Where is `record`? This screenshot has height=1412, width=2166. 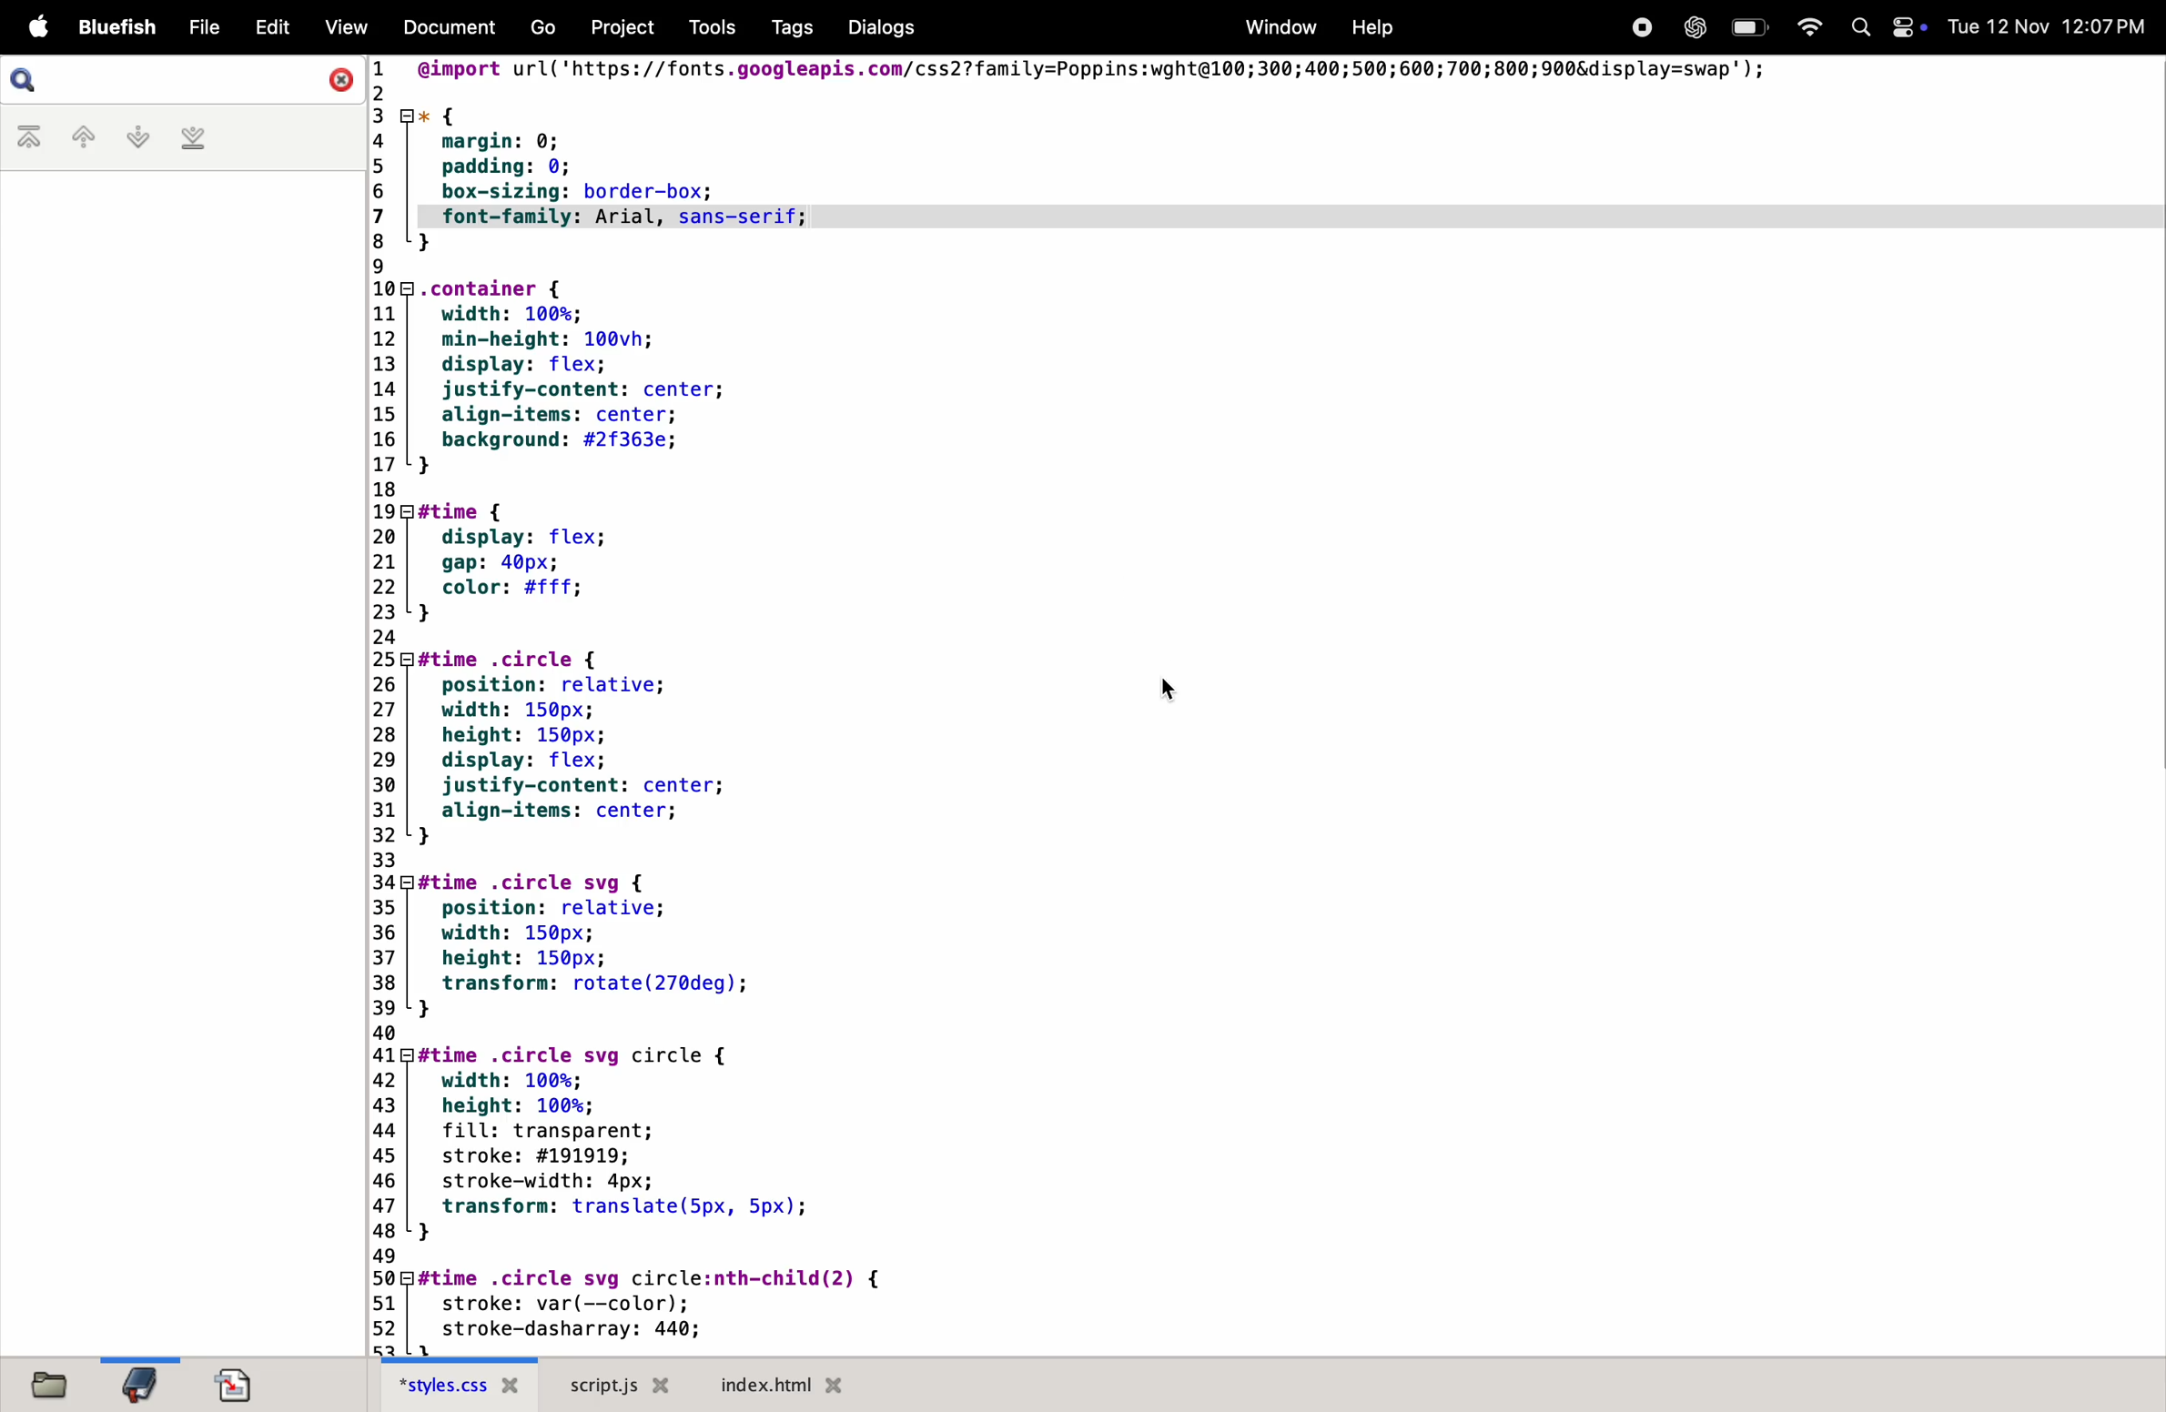 record is located at coordinates (1641, 26).